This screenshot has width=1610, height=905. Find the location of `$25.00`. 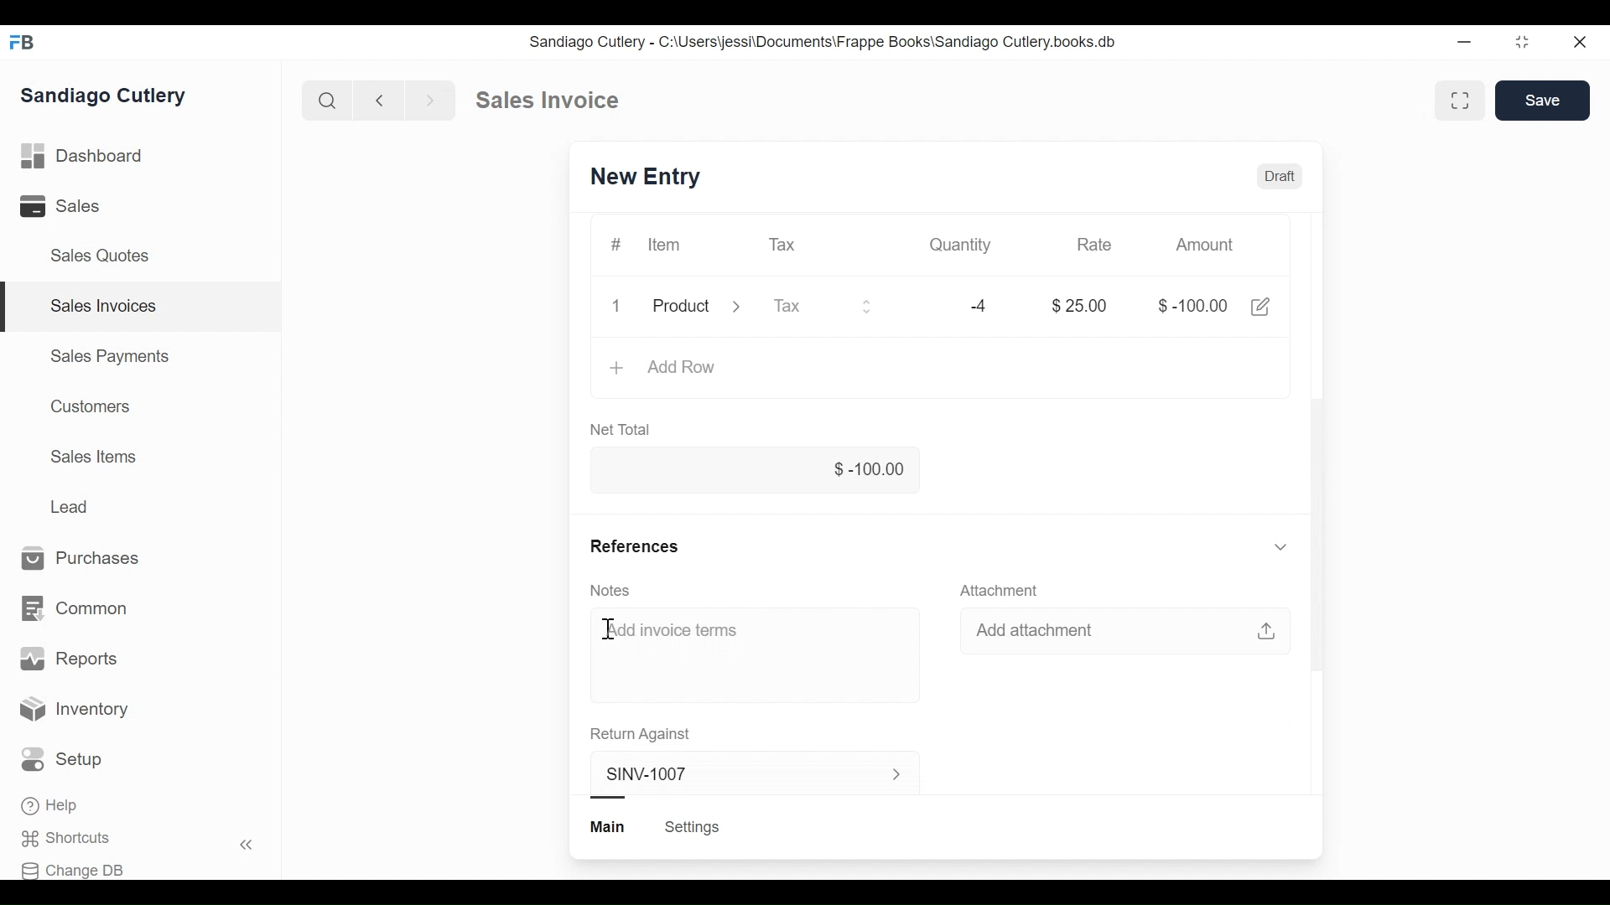

$25.00 is located at coordinates (1080, 305).